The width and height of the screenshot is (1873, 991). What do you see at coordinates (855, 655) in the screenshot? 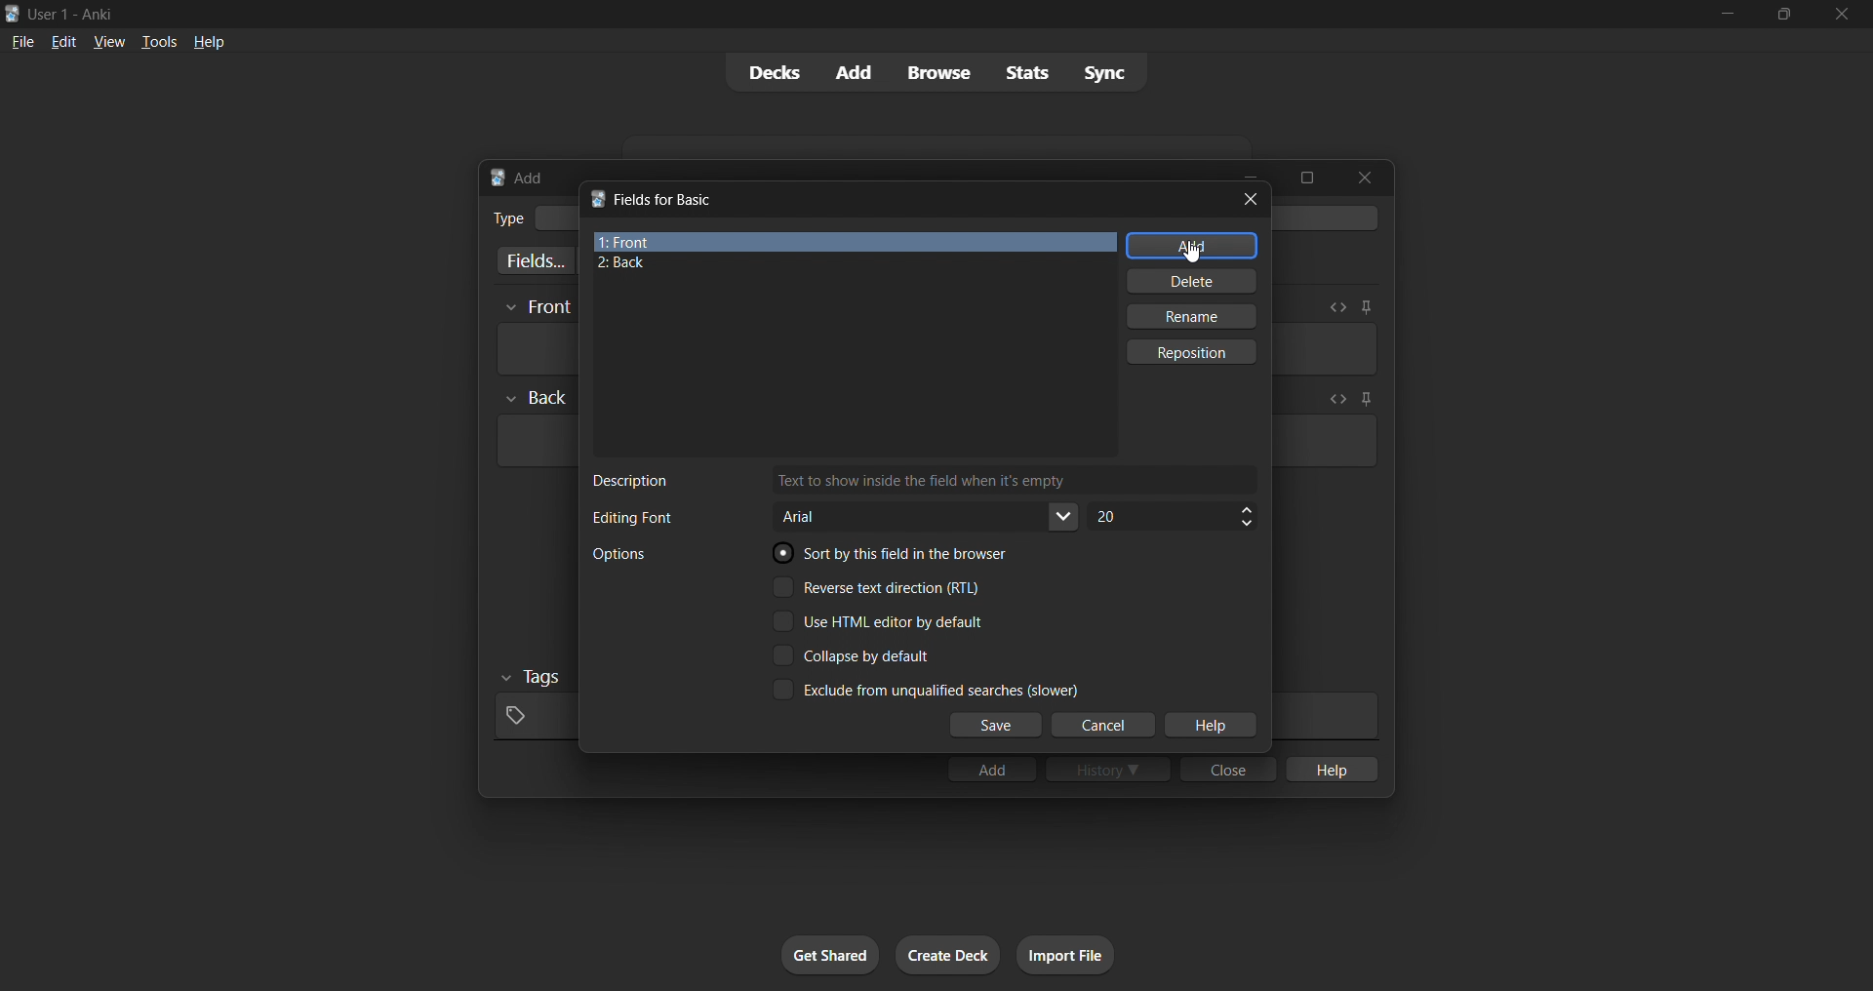
I see `Toggle` at bounding box center [855, 655].